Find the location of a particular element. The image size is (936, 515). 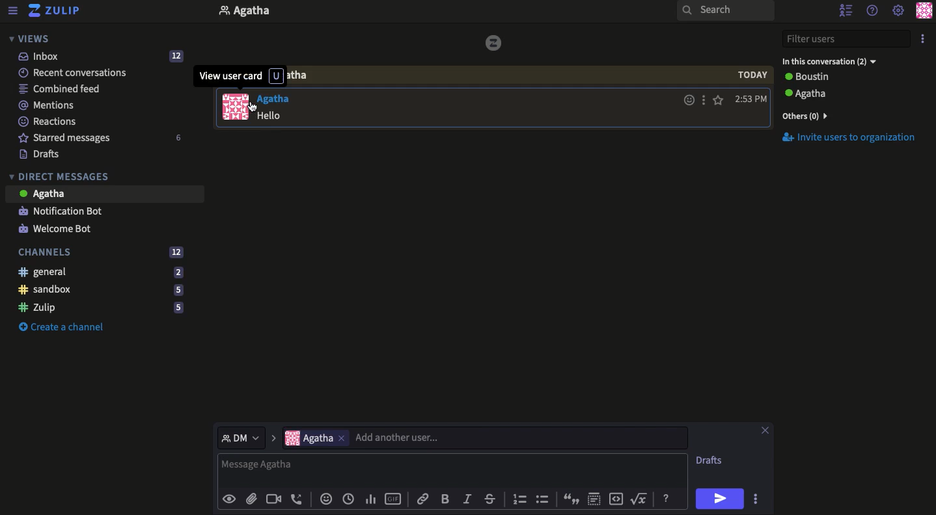

View user card is located at coordinates (242, 76).